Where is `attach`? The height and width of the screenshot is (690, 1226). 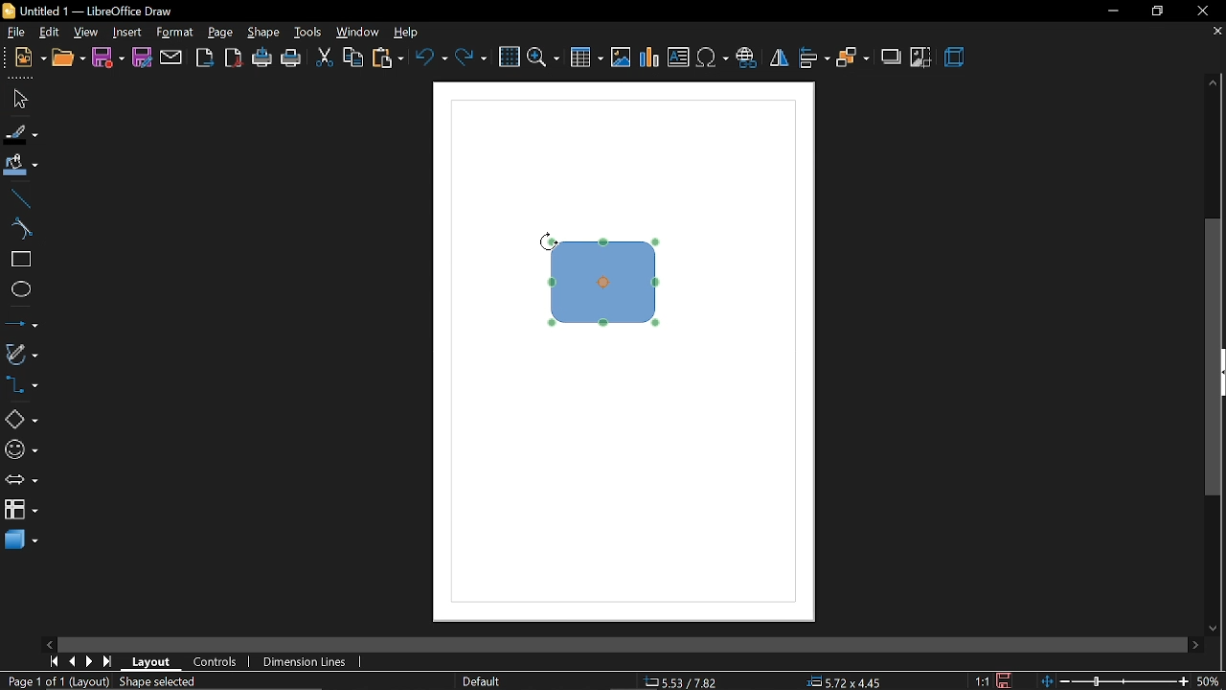
attach is located at coordinates (170, 57).